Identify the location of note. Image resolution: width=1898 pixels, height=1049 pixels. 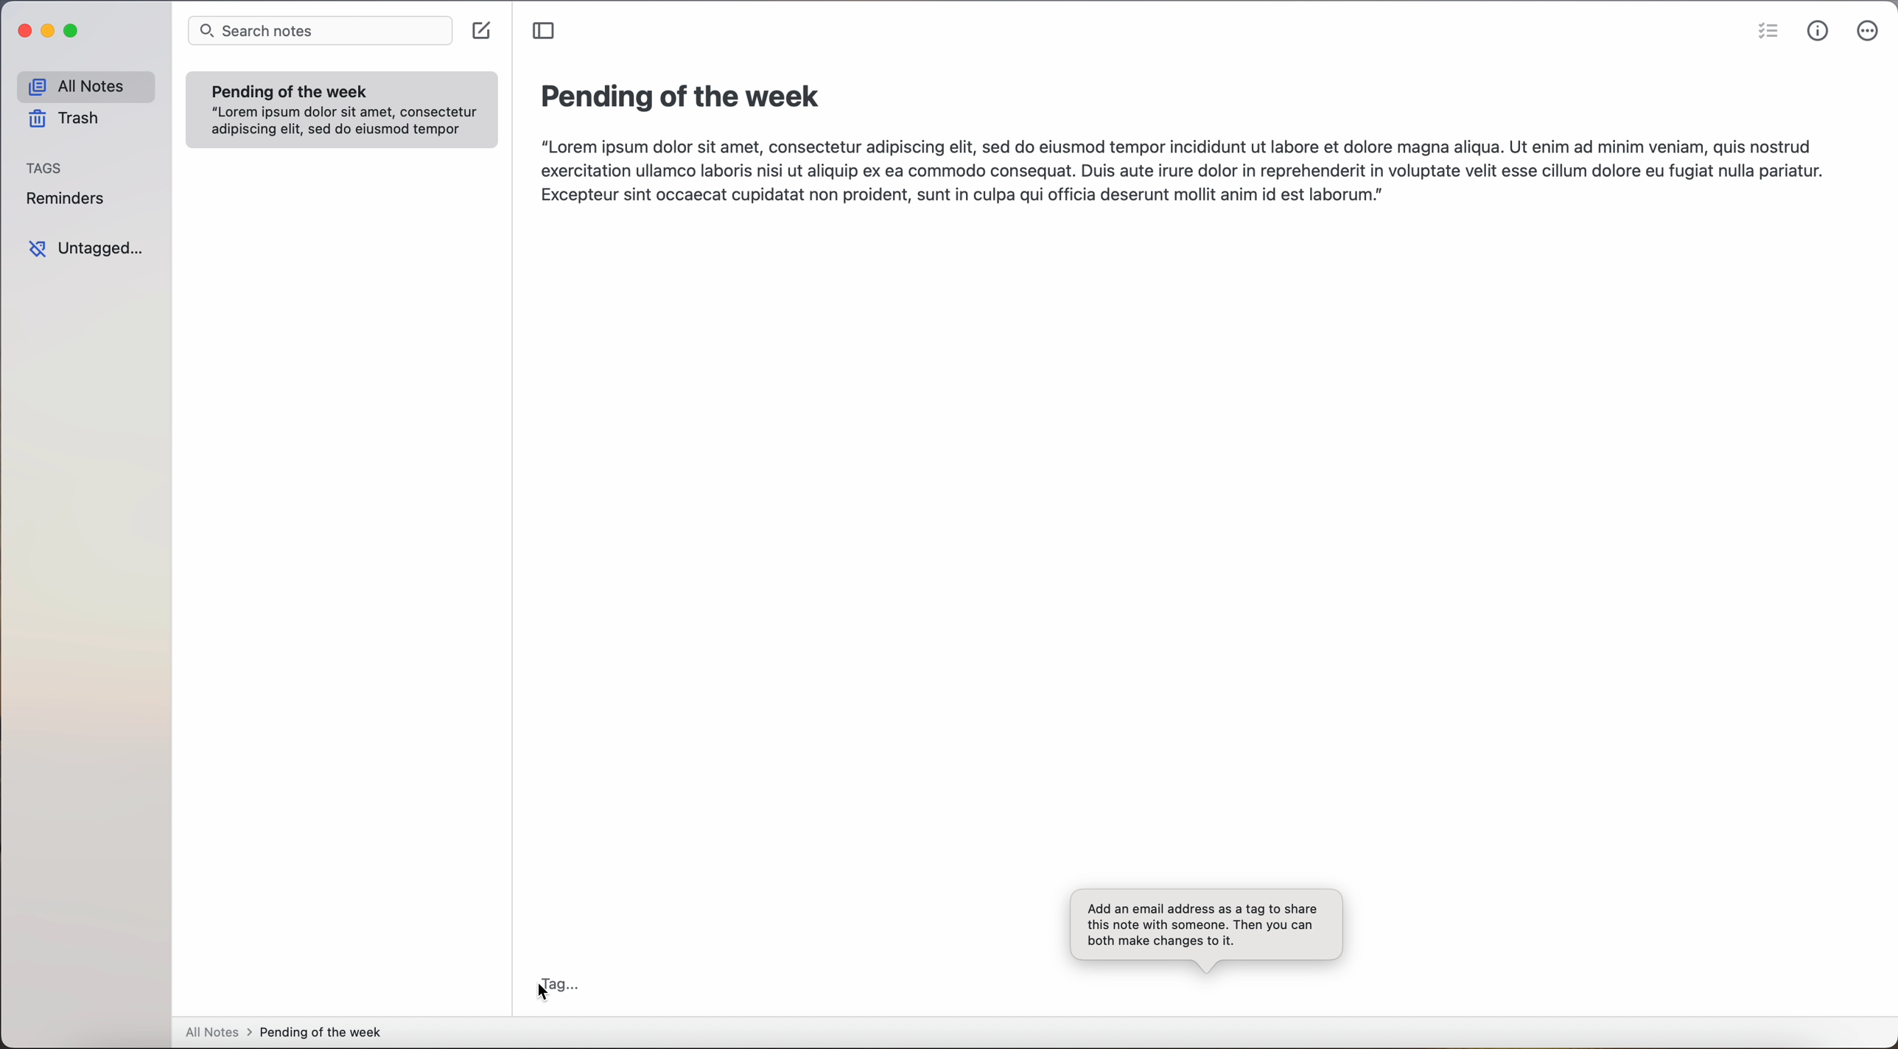
(342, 109).